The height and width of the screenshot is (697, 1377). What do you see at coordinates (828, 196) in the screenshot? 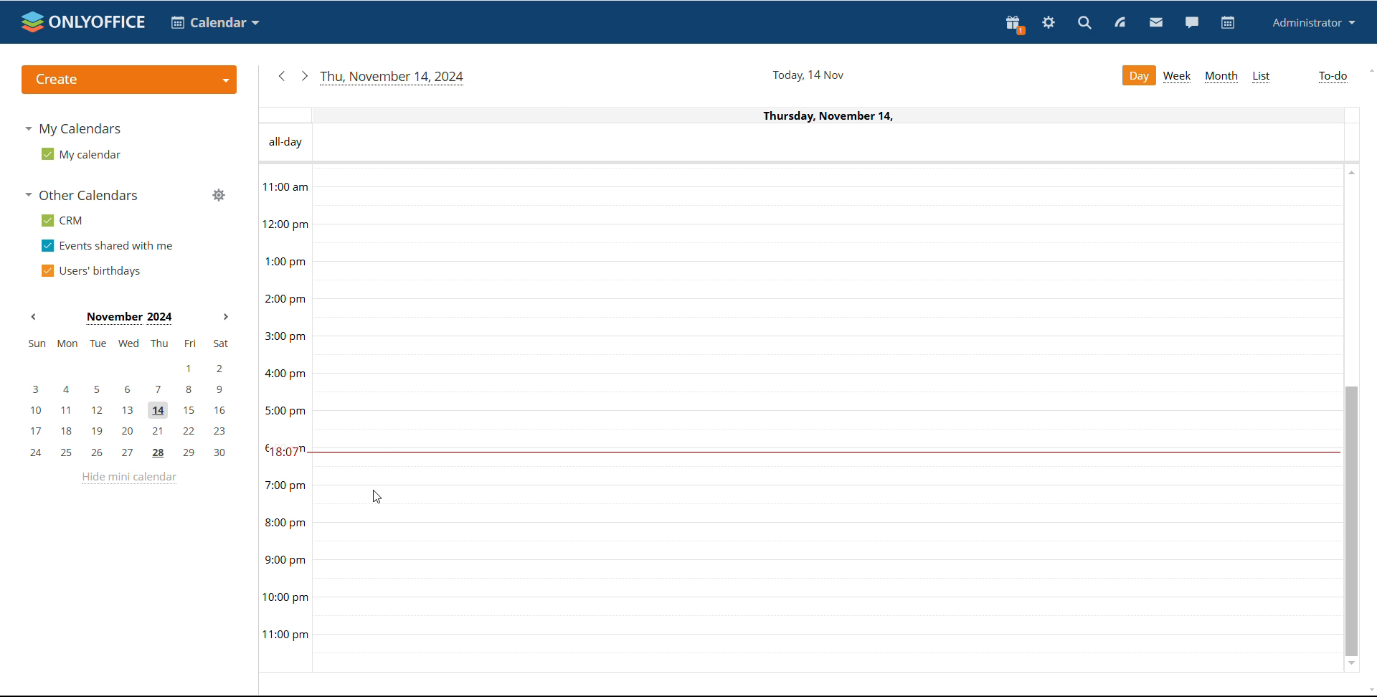
I see `30 min time block` at bounding box center [828, 196].